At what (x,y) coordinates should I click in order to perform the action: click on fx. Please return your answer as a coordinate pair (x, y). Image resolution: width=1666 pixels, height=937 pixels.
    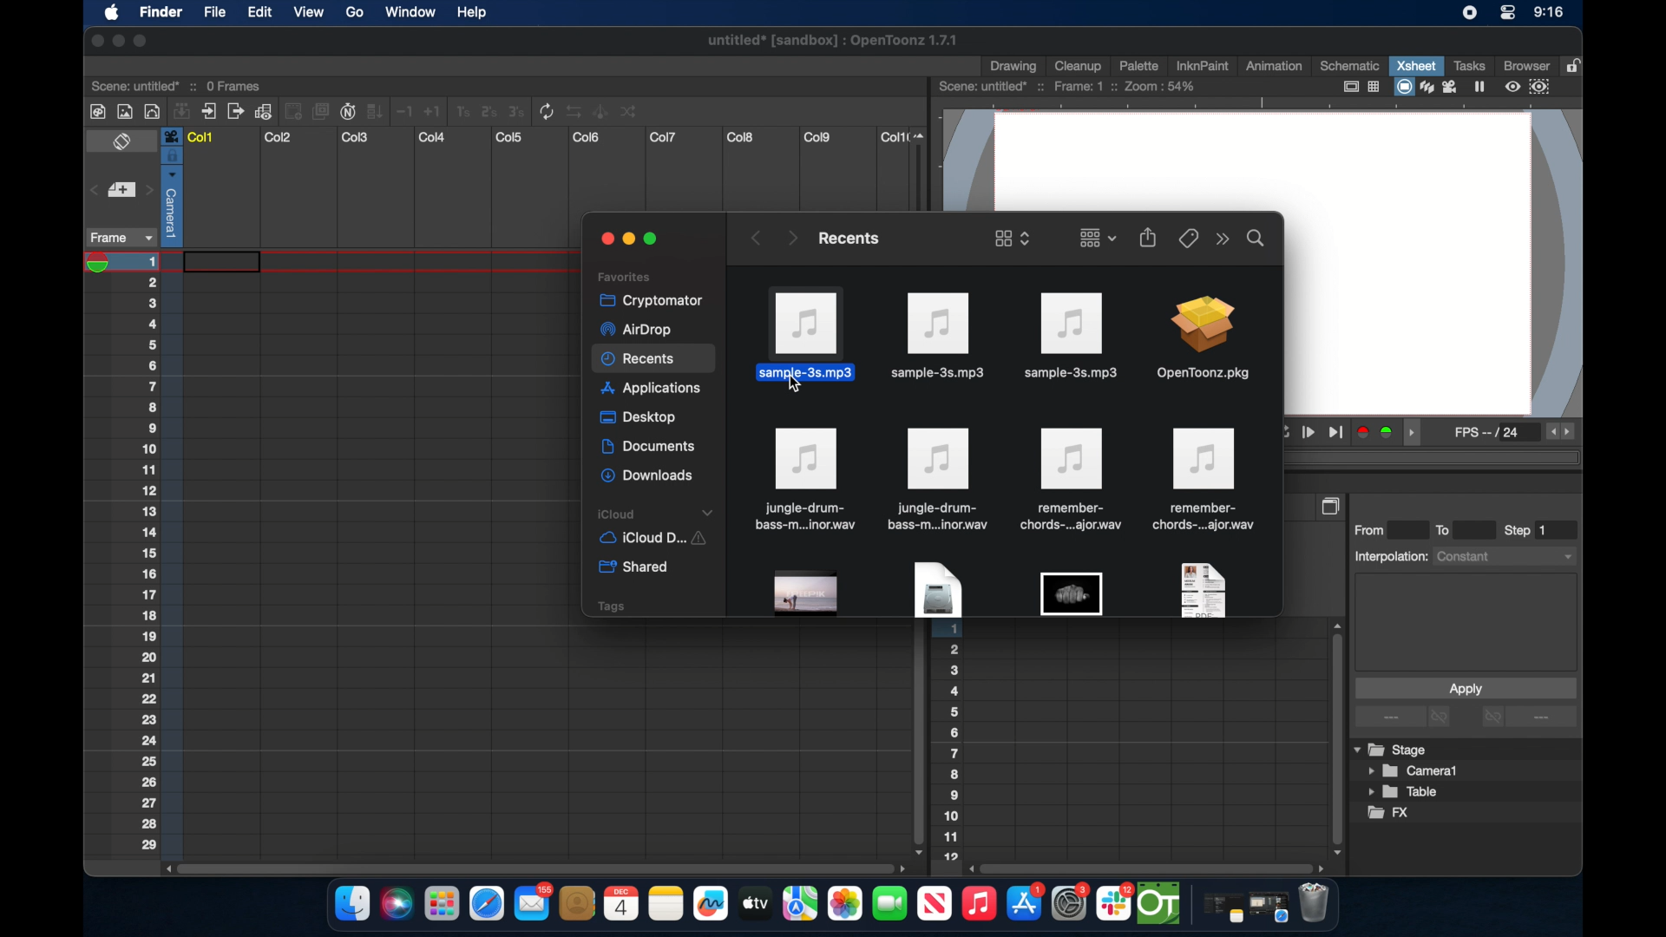
    Looking at the image, I should click on (1389, 813).